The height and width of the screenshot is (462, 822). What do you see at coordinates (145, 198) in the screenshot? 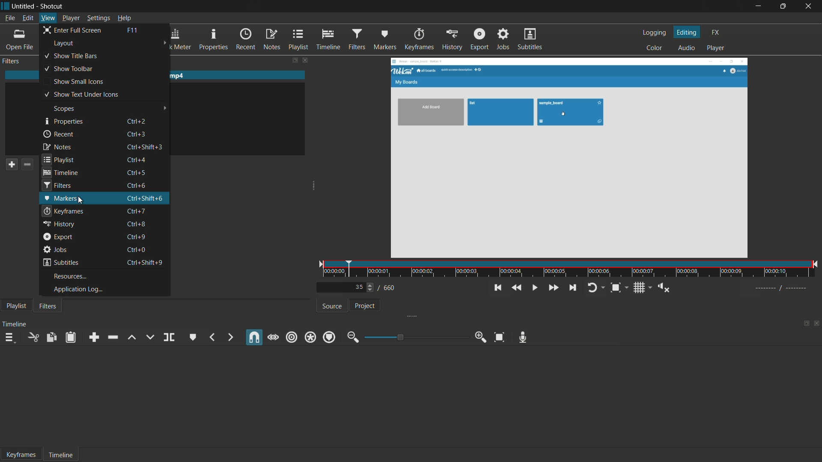
I see `keyboard shortcut` at bounding box center [145, 198].